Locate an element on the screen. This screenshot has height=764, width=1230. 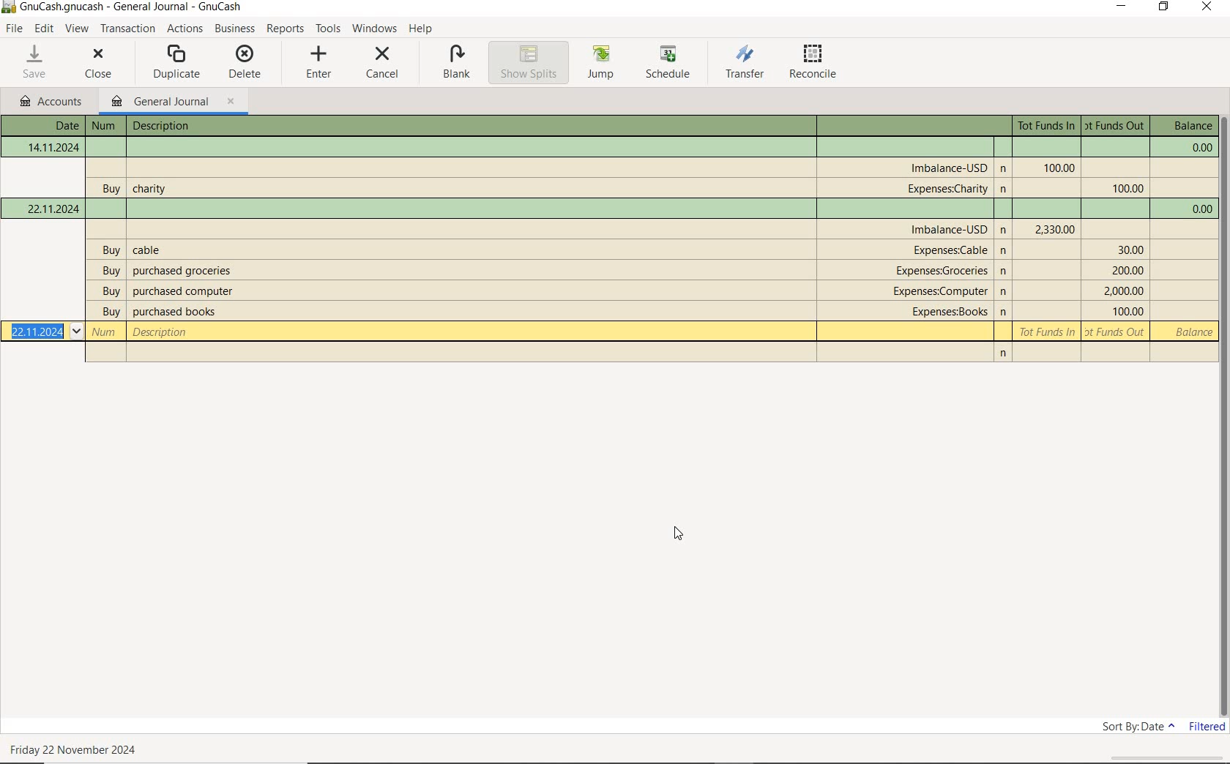
account is located at coordinates (947, 189).